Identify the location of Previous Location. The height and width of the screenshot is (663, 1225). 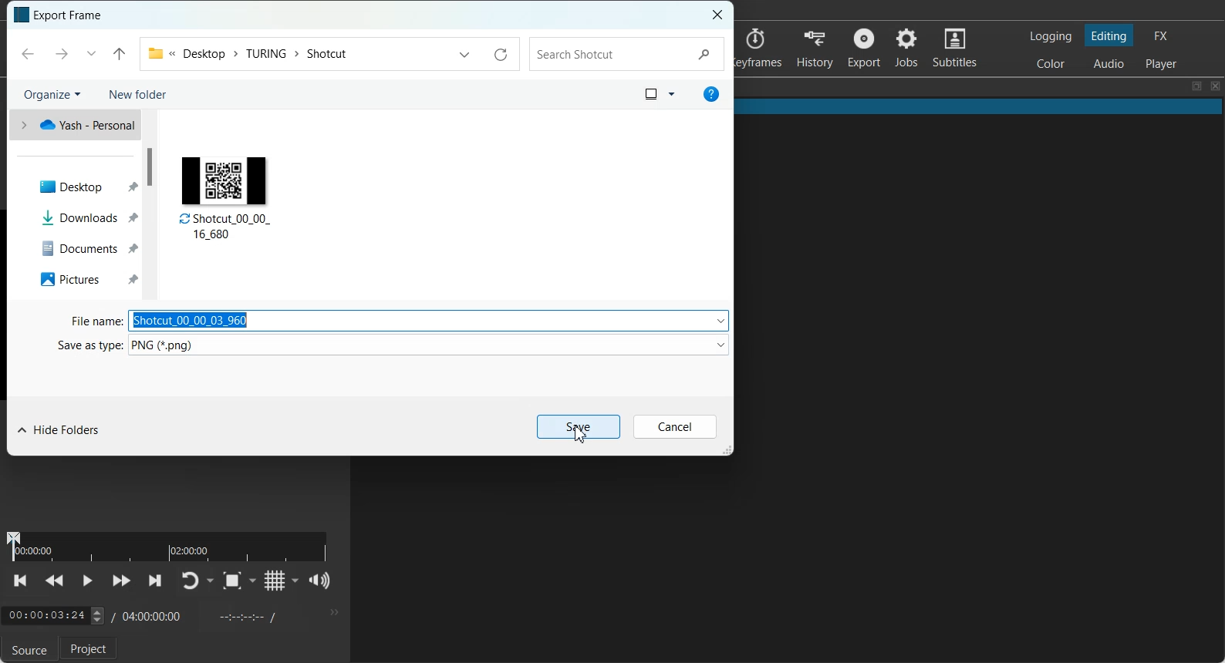
(90, 54).